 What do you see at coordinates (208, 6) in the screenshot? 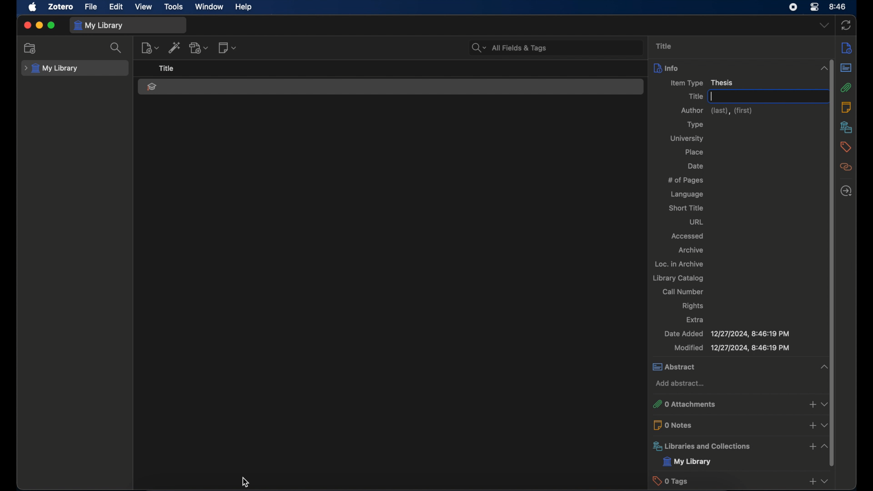
I see `window` at bounding box center [208, 6].